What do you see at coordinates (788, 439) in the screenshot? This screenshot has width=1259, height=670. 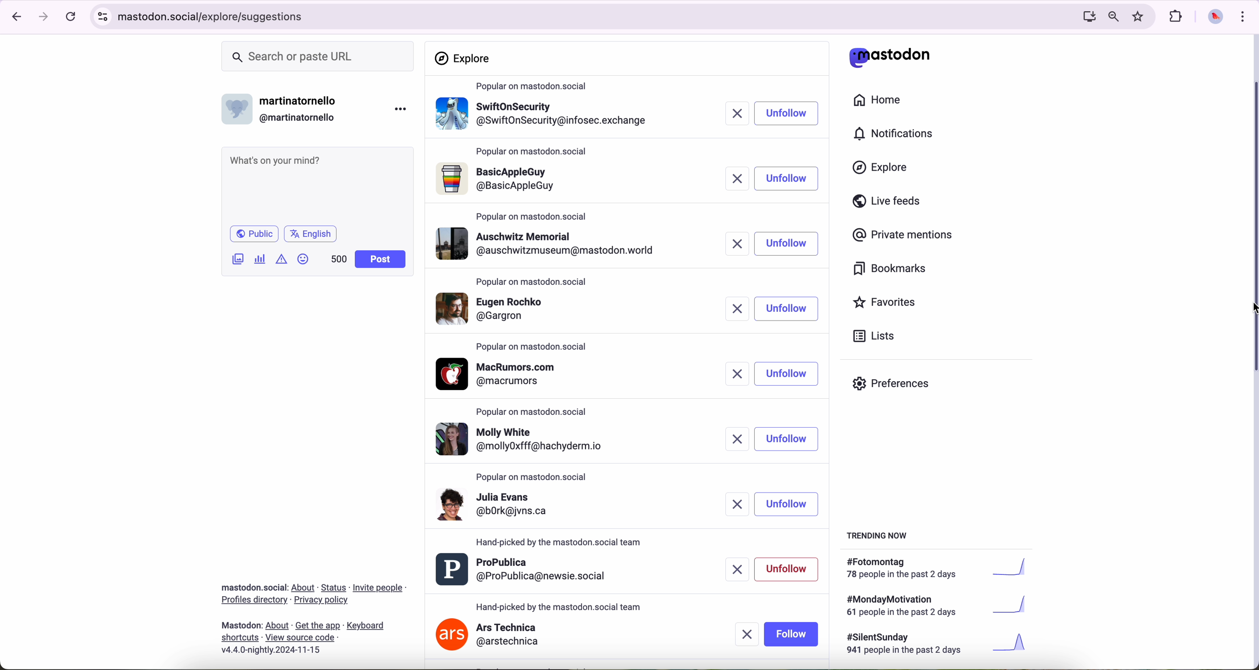 I see `unfollow` at bounding box center [788, 439].